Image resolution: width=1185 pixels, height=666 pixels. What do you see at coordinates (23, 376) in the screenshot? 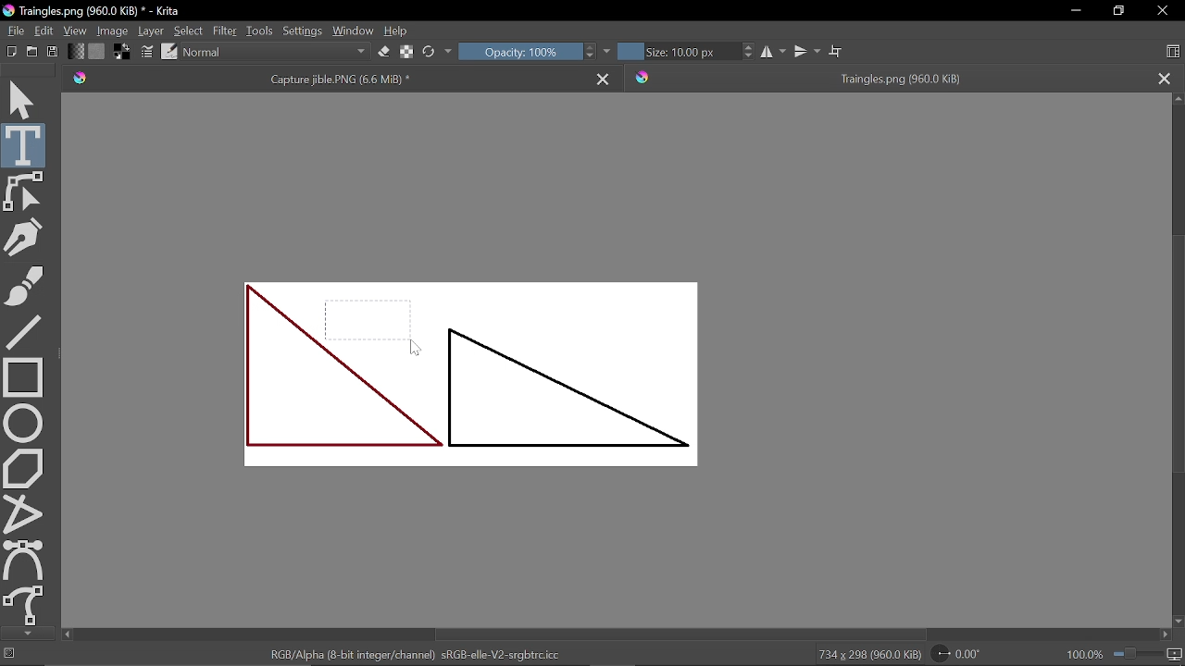
I see `Rectangle tool` at bounding box center [23, 376].